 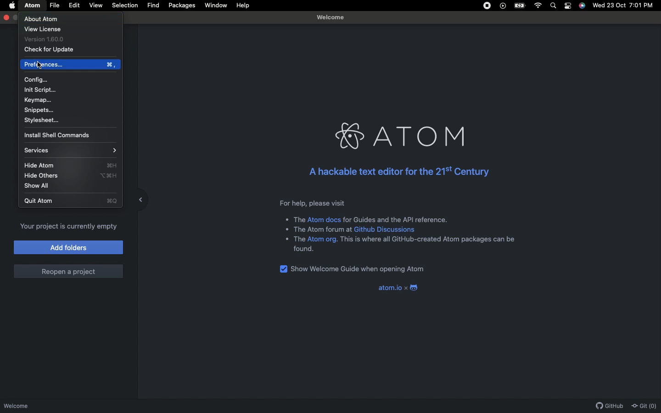 I want to click on Edit, so click(x=74, y=6).